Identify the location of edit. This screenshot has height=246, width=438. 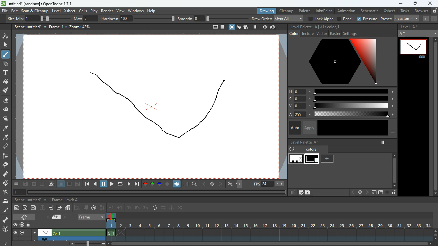
(5, 192).